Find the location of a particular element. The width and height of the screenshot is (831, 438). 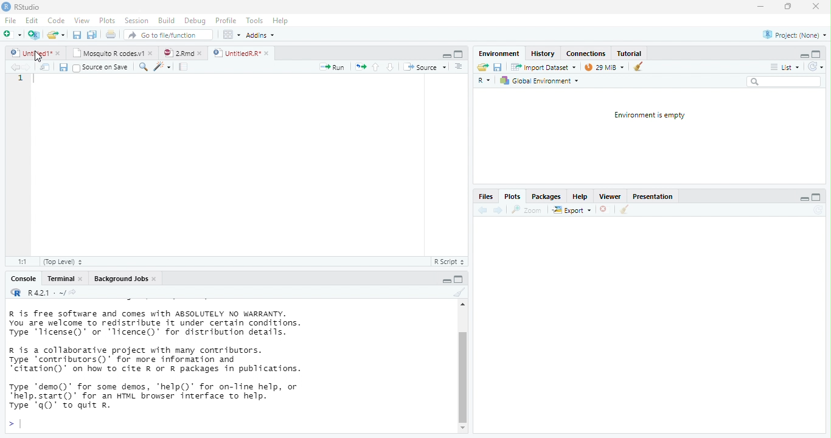

close is located at coordinates (156, 279).